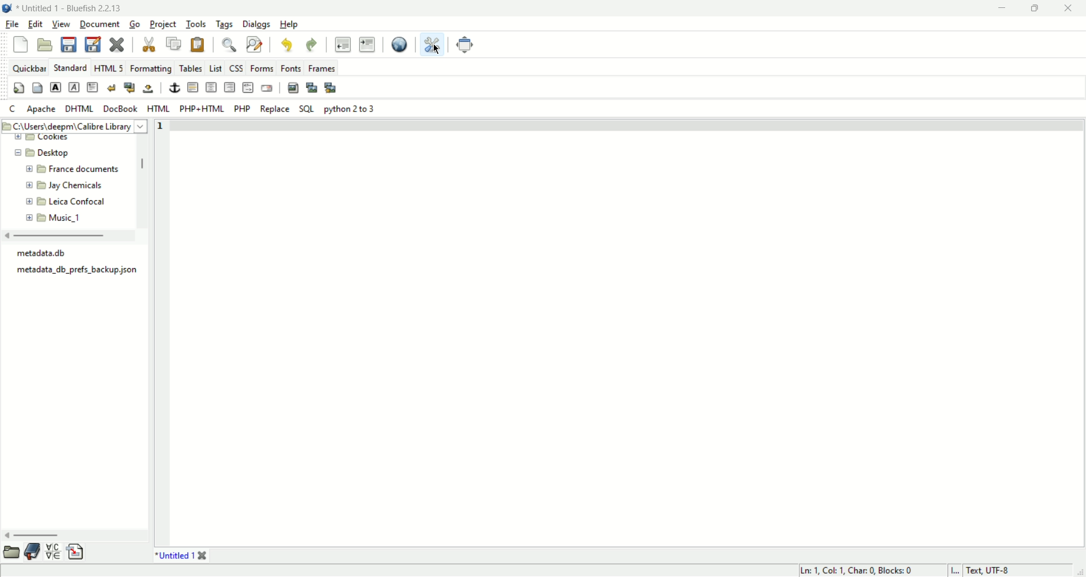 This screenshot has height=577, width=1086. Describe the element at coordinates (56, 88) in the screenshot. I see `strong` at that location.